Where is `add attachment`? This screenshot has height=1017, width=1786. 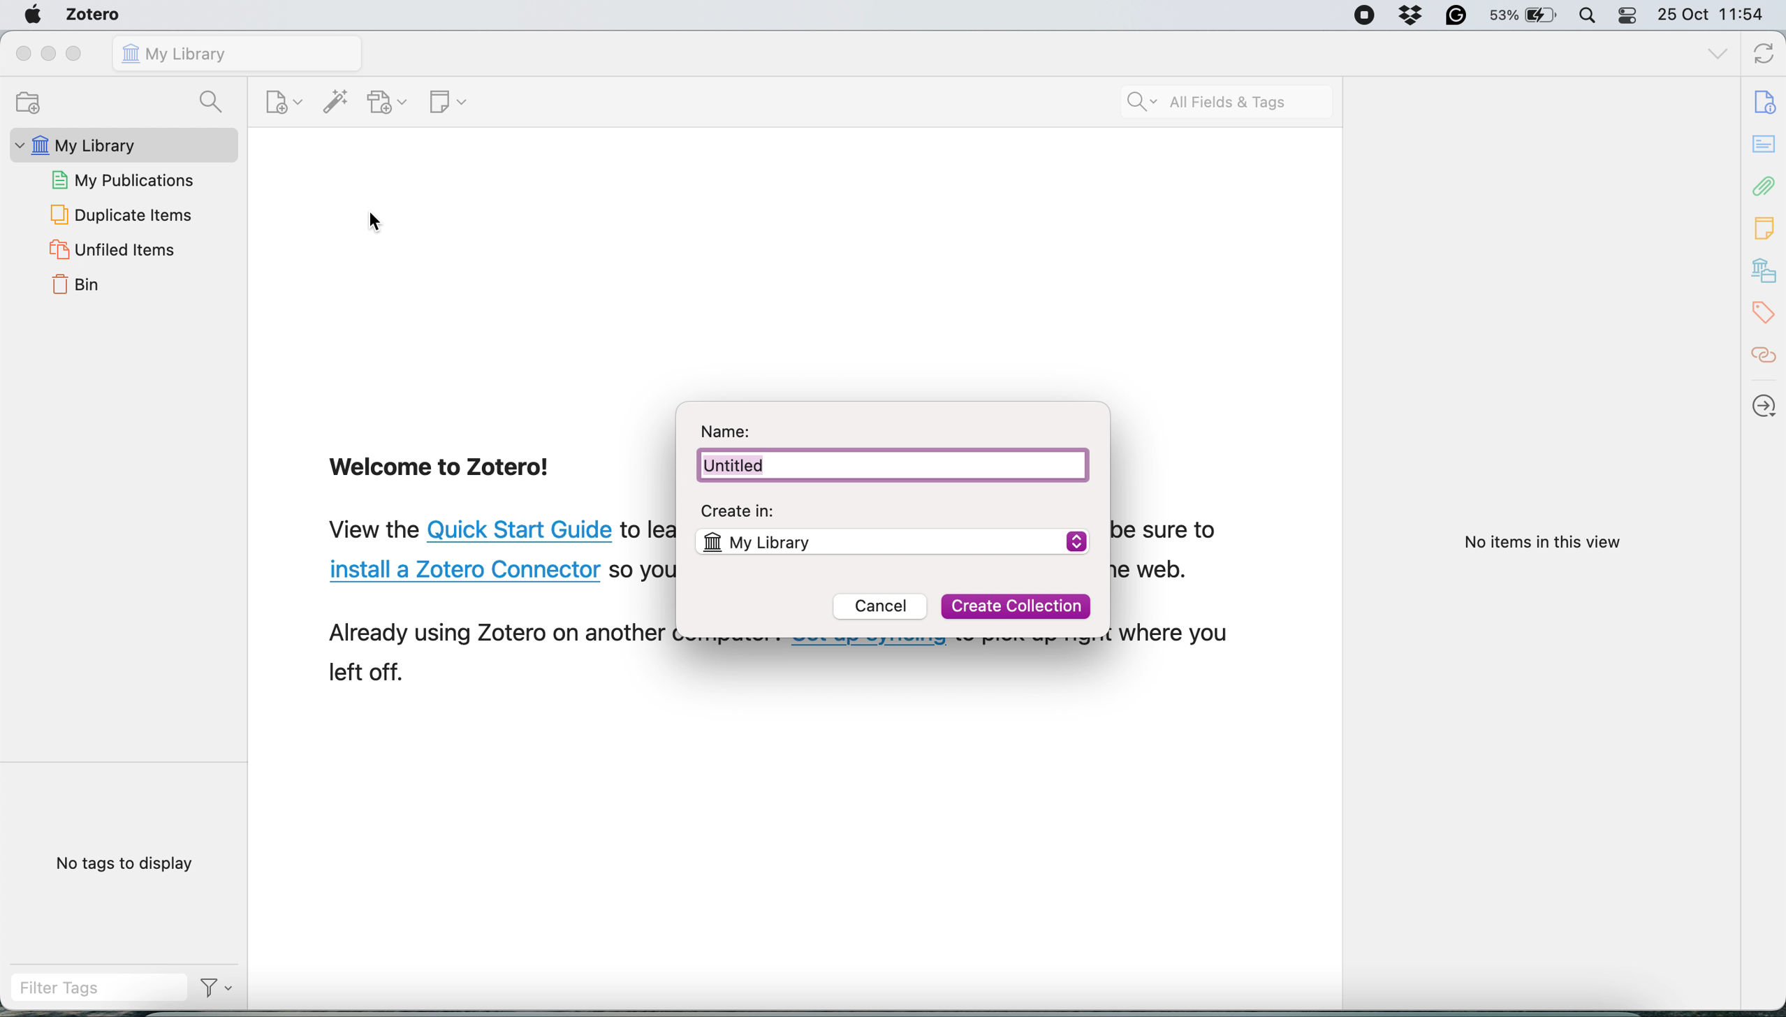
add attachment is located at coordinates (387, 102).